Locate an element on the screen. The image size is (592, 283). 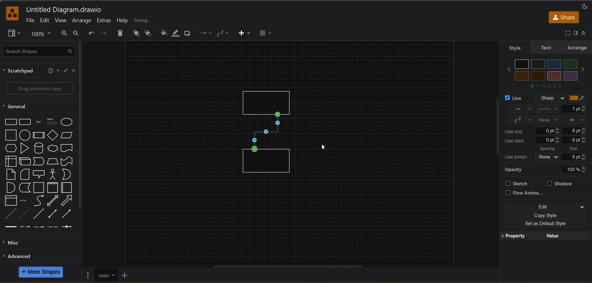
Data Storage is located at coordinates (25, 188).